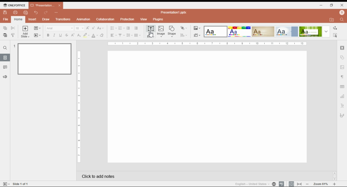 The width and height of the screenshot is (347, 187). I want to click on cut, so click(13, 28).